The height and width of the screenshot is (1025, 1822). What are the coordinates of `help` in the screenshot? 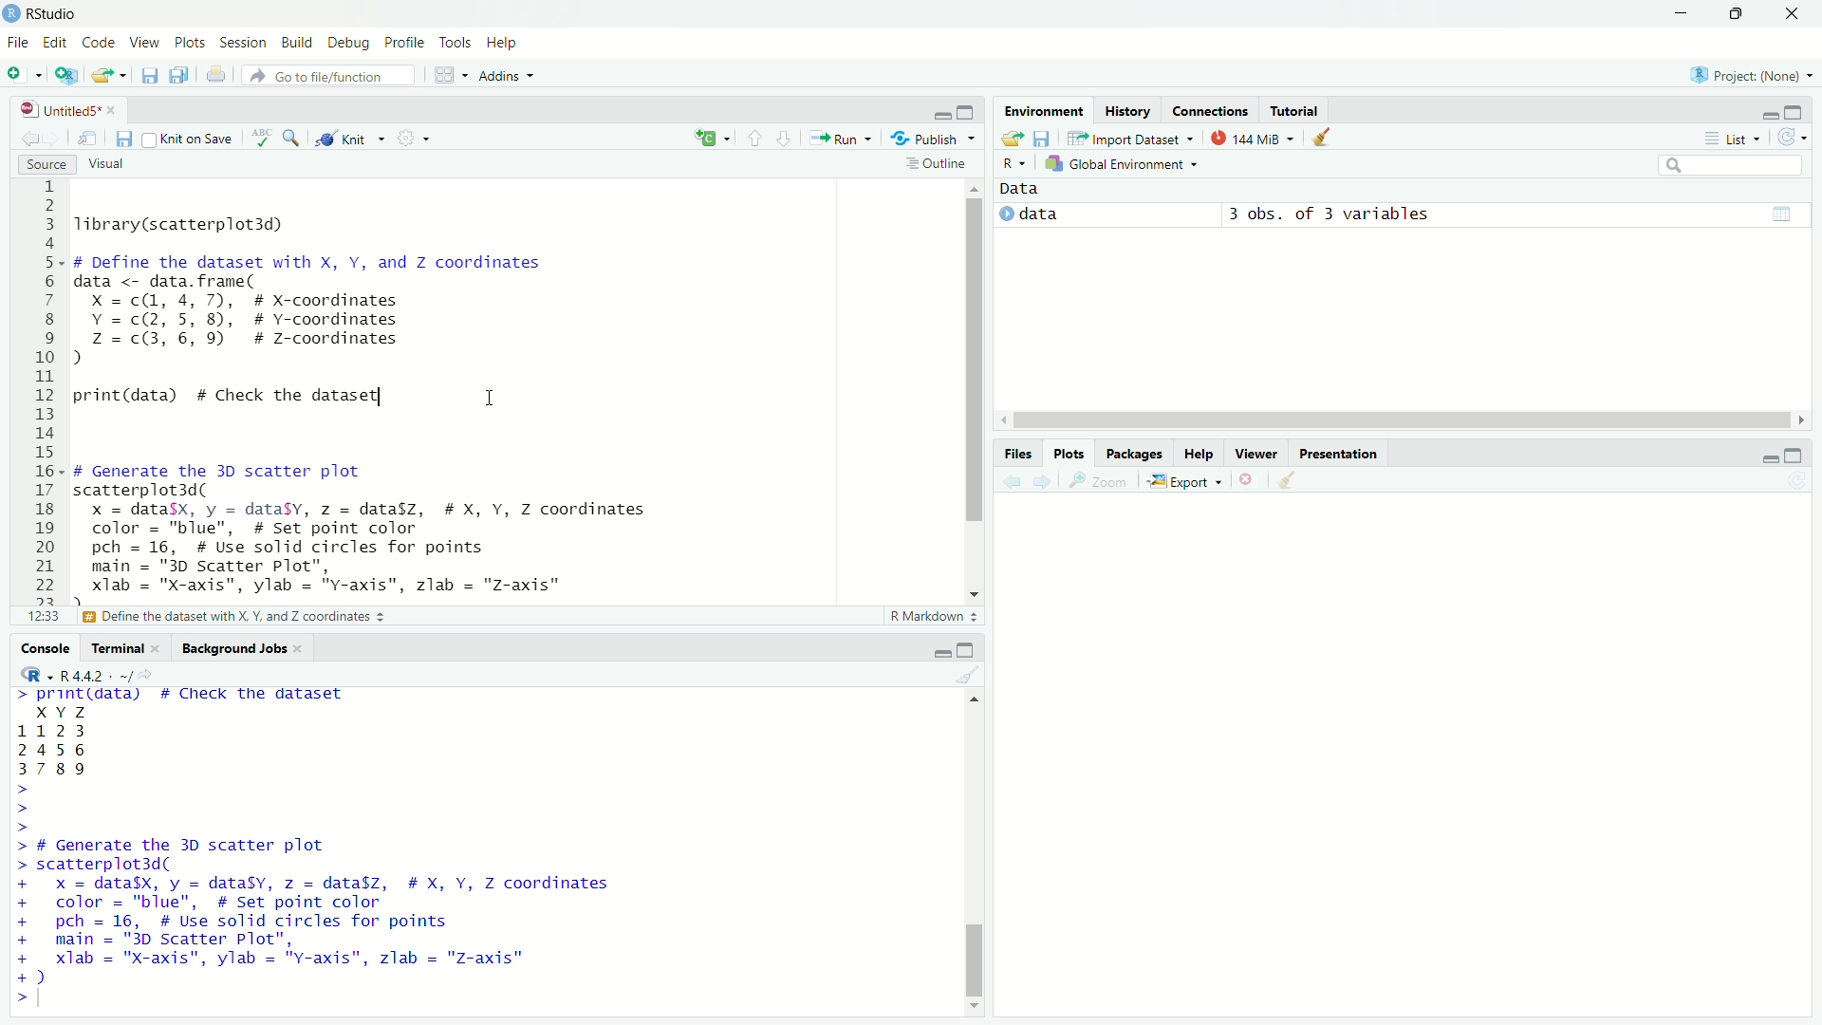 It's located at (506, 44).